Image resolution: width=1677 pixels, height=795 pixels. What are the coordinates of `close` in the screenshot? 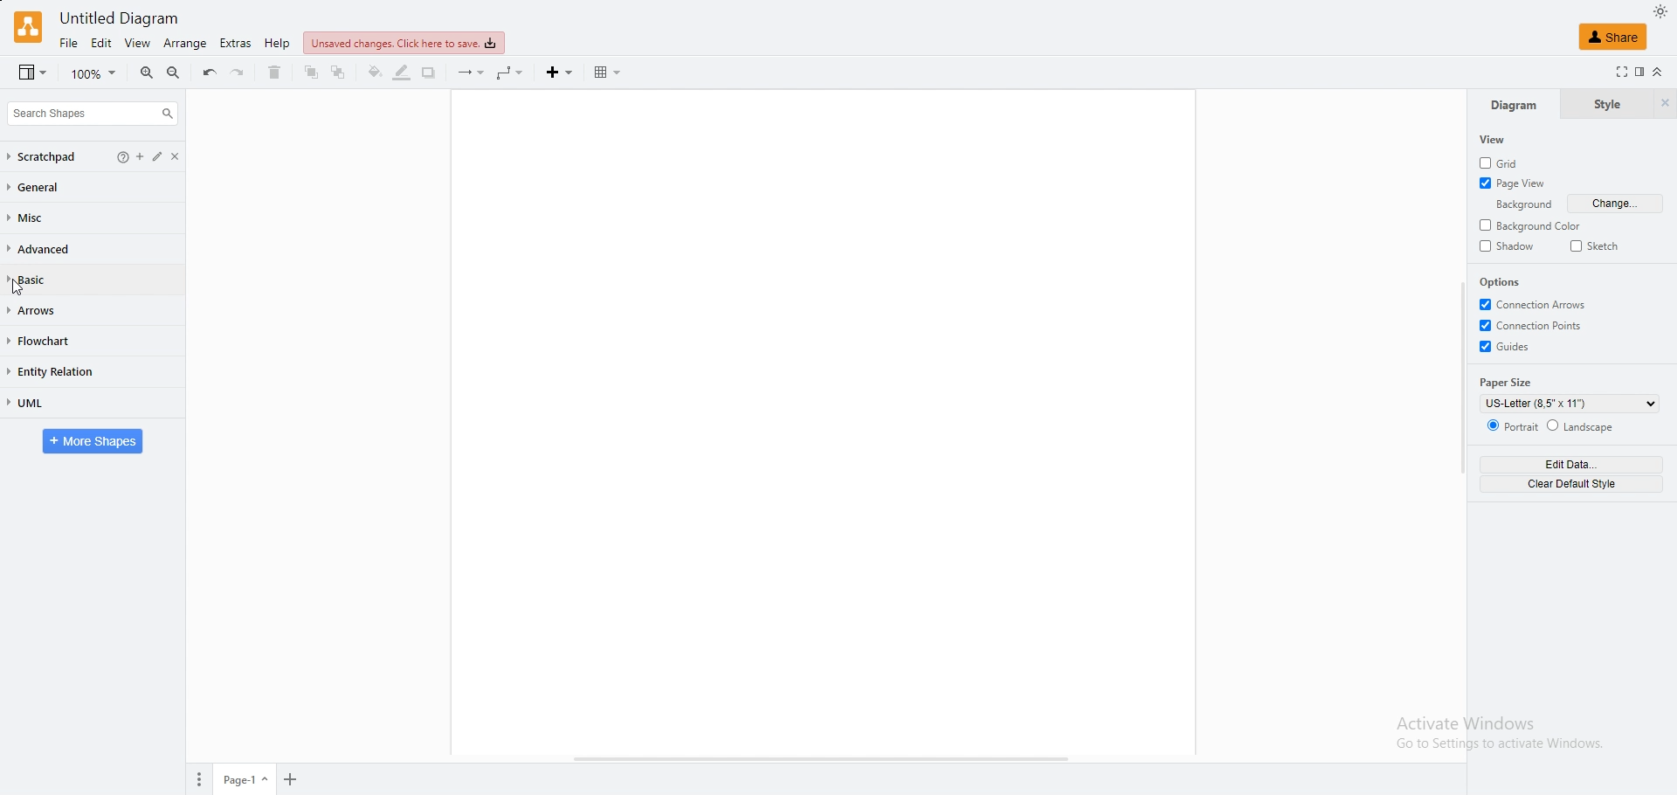 It's located at (183, 156).